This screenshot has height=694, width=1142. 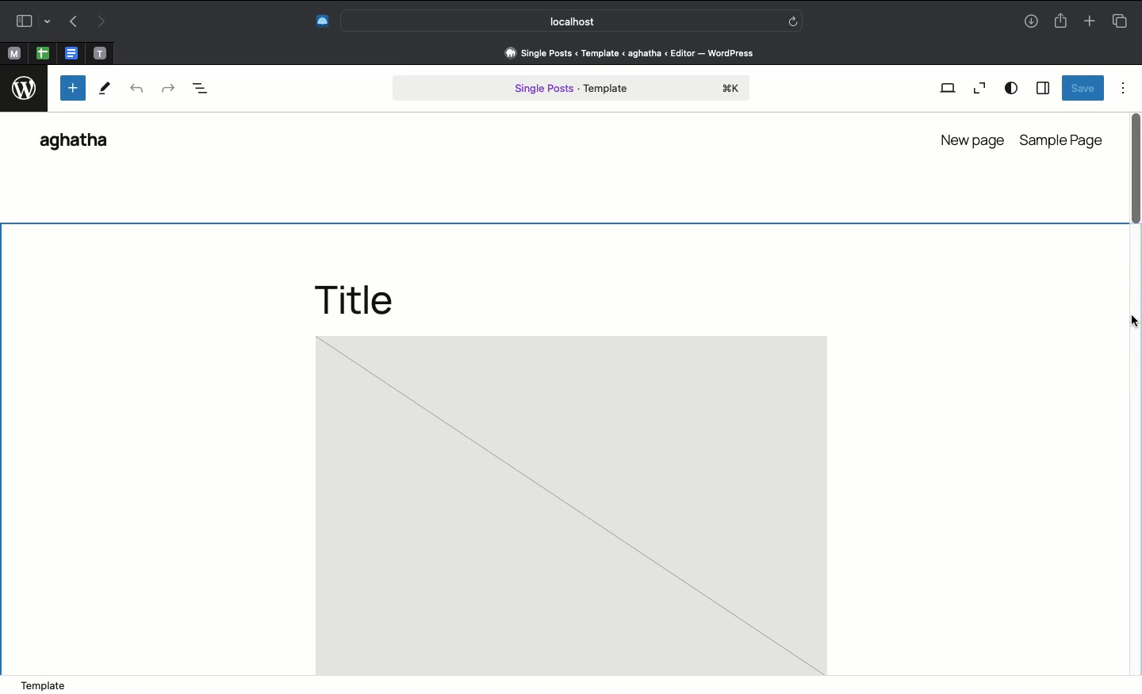 What do you see at coordinates (1029, 22) in the screenshot?
I see `Download` at bounding box center [1029, 22].